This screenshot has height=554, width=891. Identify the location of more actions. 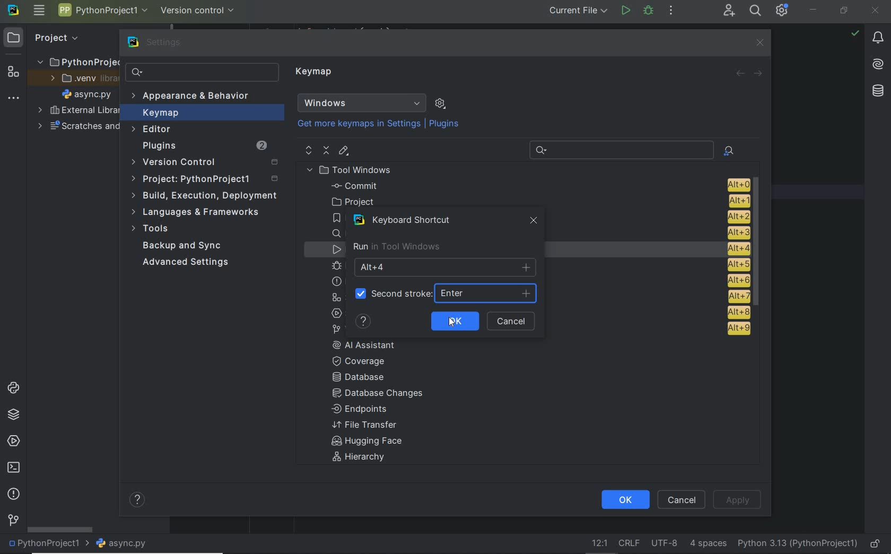
(671, 11).